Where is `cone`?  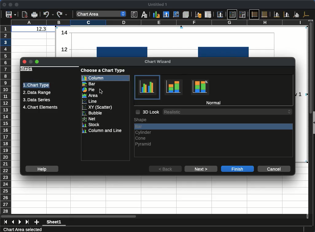
cone is located at coordinates (143, 138).